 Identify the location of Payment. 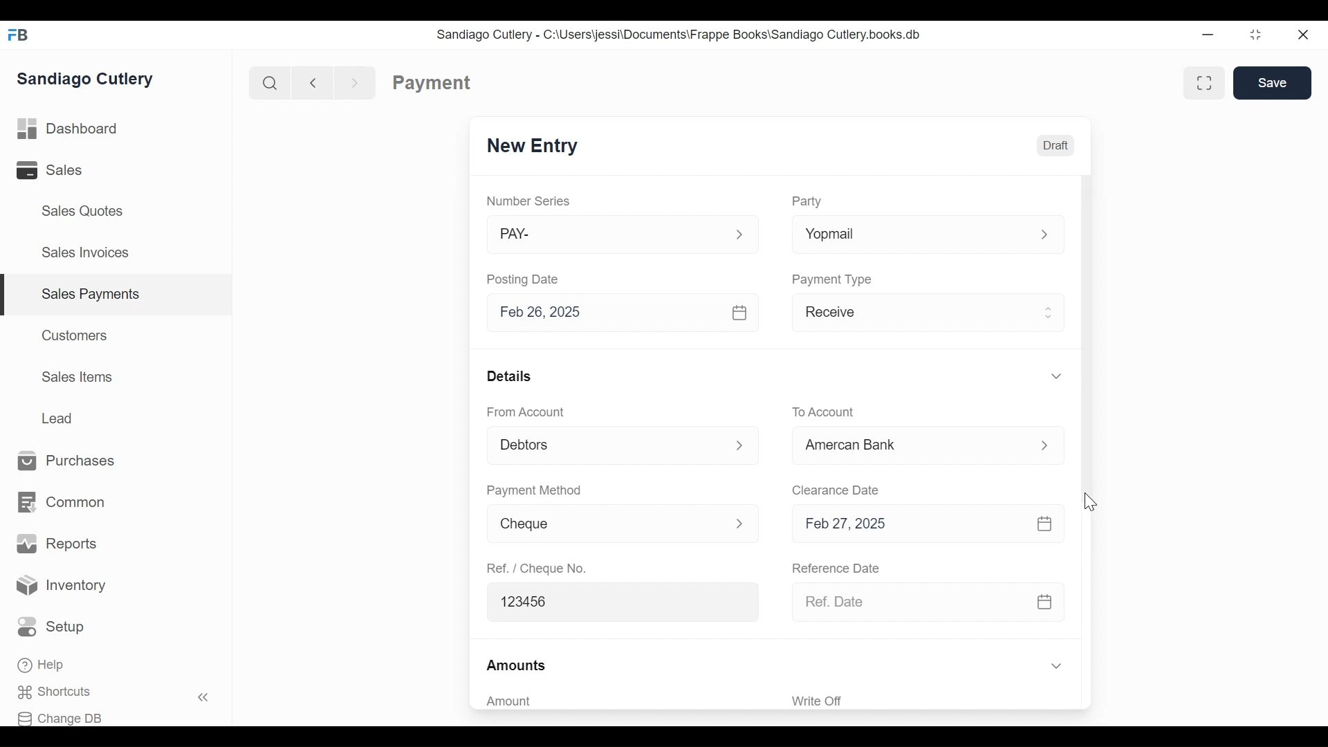
(432, 83).